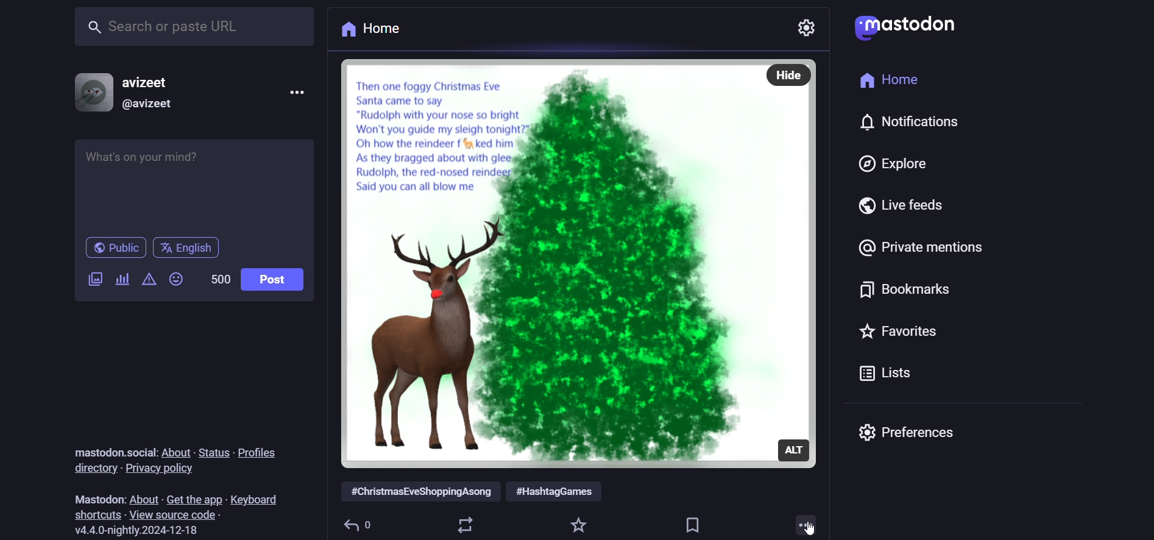  Describe the element at coordinates (299, 91) in the screenshot. I see `more` at that location.